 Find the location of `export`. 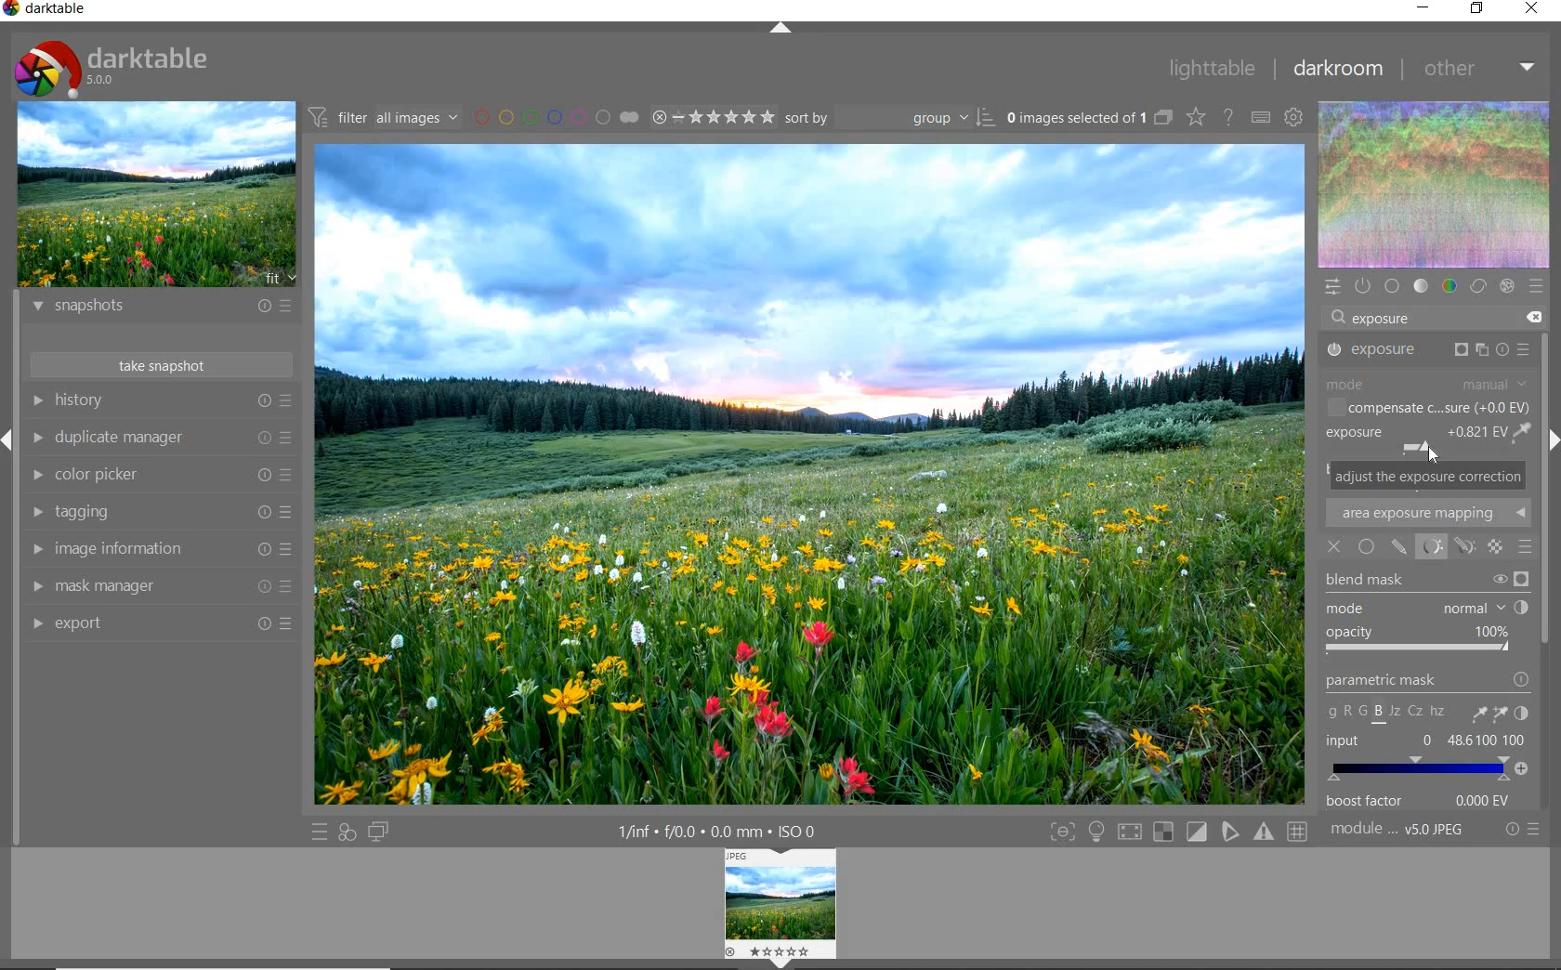

export is located at coordinates (163, 624).